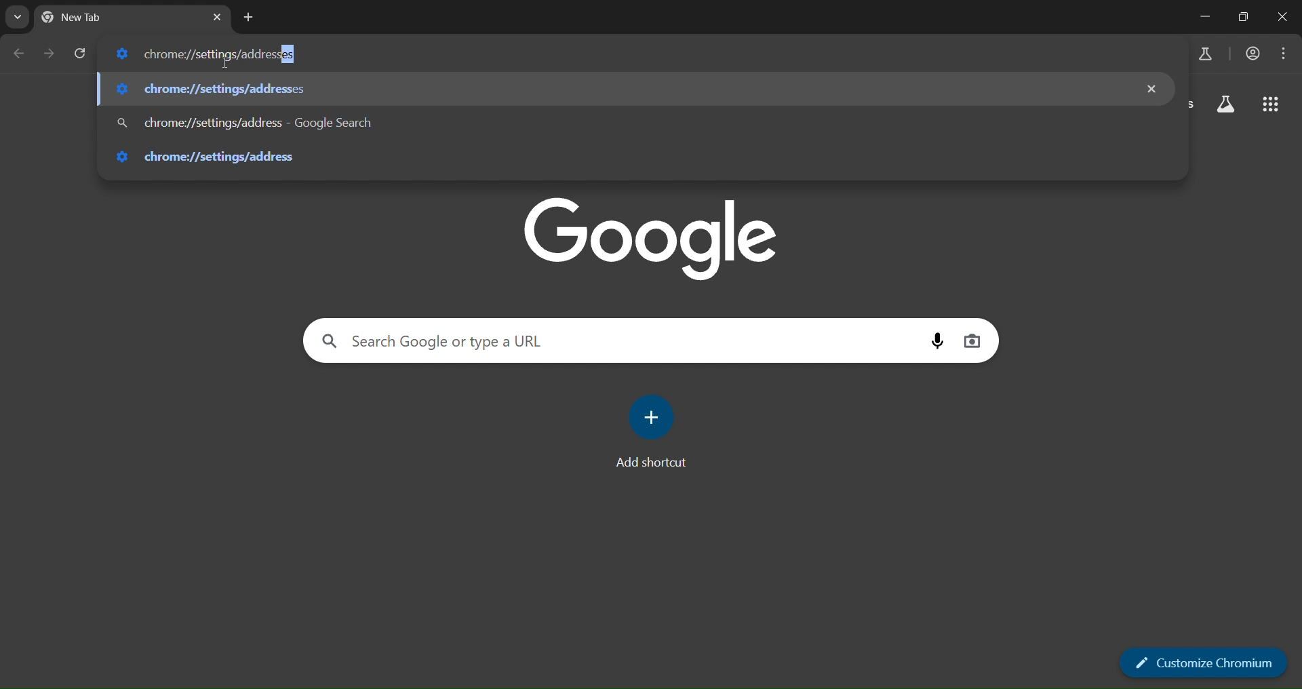 This screenshot has height=689, width=1302. I want to click on search panel, so click(609, 340).